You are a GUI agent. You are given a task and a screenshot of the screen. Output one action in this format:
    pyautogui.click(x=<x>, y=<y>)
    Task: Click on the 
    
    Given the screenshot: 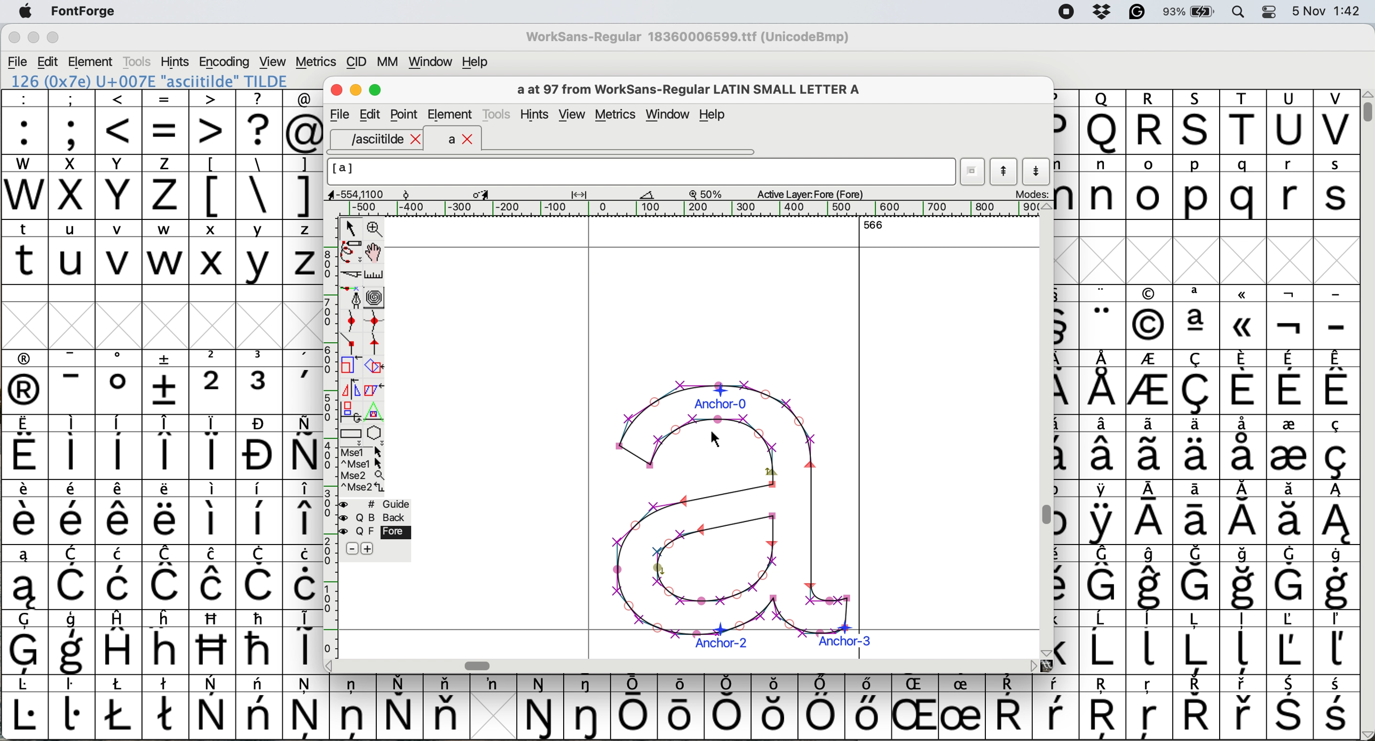 What is the action you would take?
    pyautogui.click(x=776, y=707)
    